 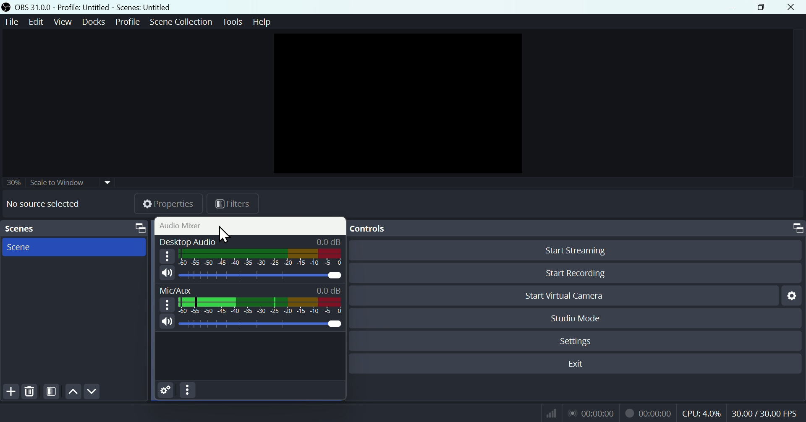 What do you see at coordinates (29, 391) in the screenshot?
I see `Delete` at bounding box center [29, 391].